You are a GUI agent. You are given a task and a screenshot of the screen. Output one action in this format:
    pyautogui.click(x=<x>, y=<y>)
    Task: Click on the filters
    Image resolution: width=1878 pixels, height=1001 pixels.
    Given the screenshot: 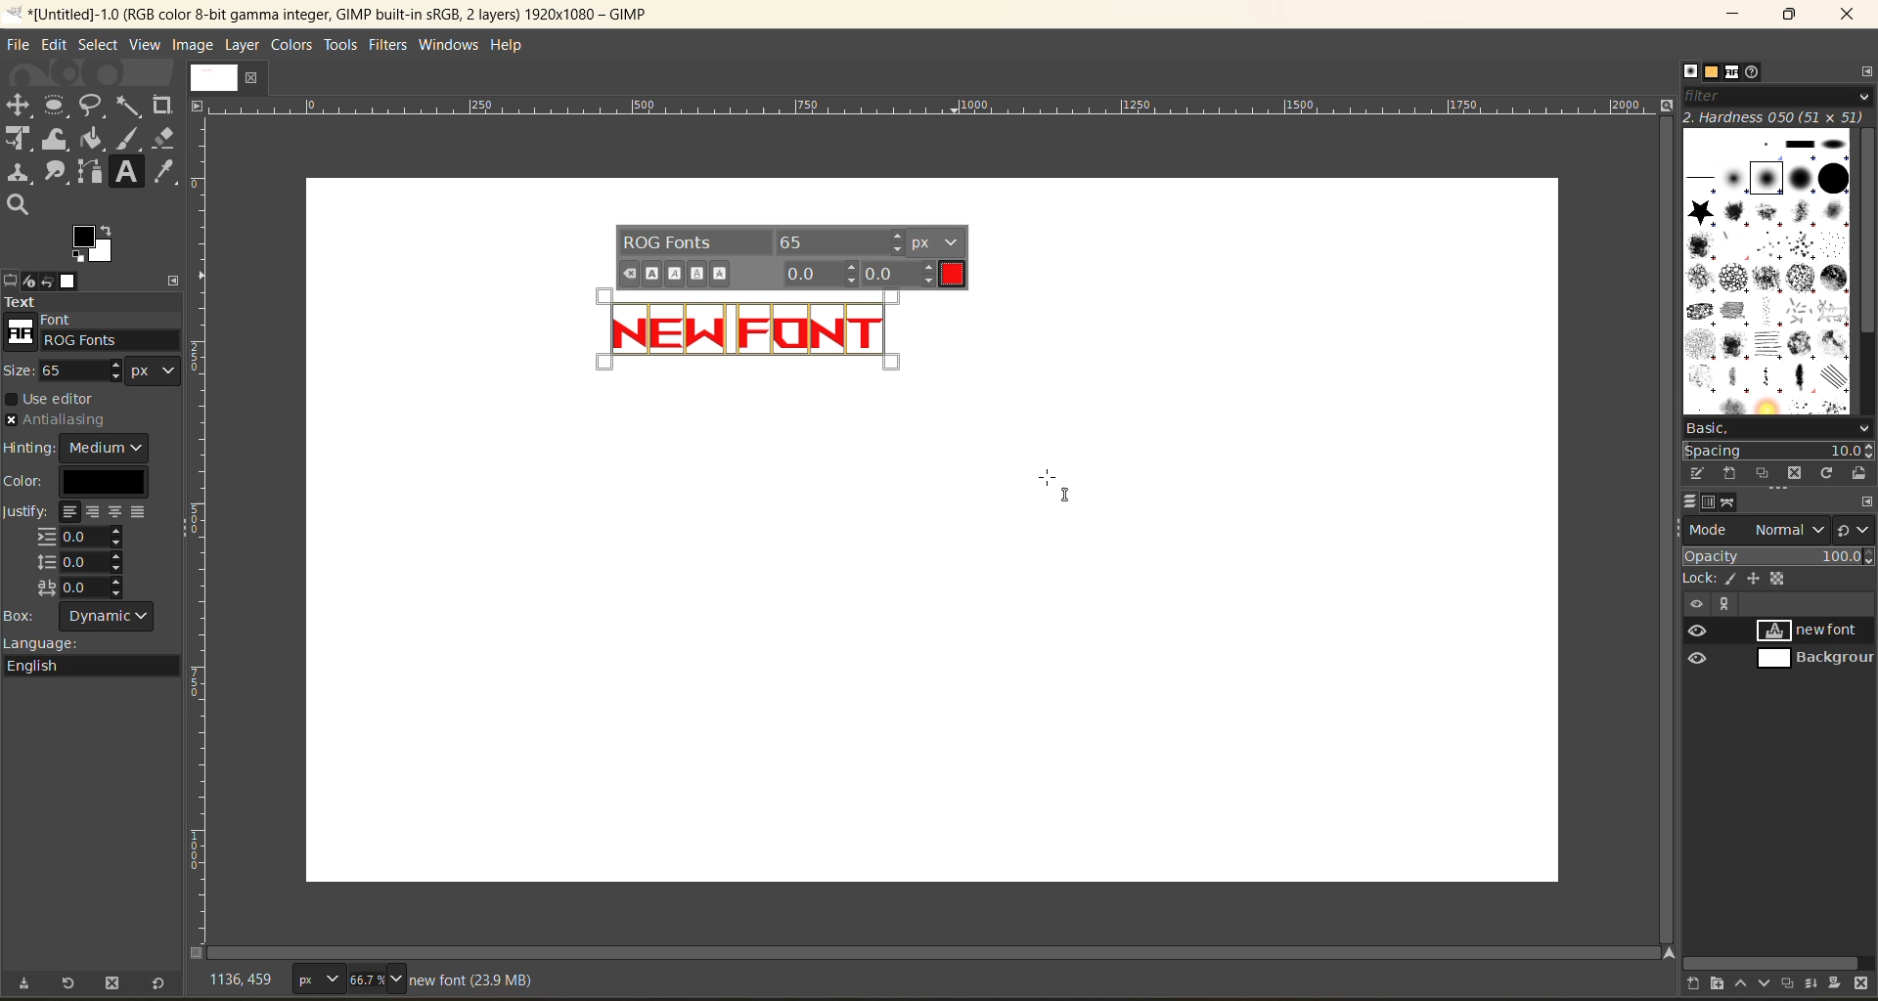 What is the action you would take?
    pyautogui.click(x=388, y=49)
    